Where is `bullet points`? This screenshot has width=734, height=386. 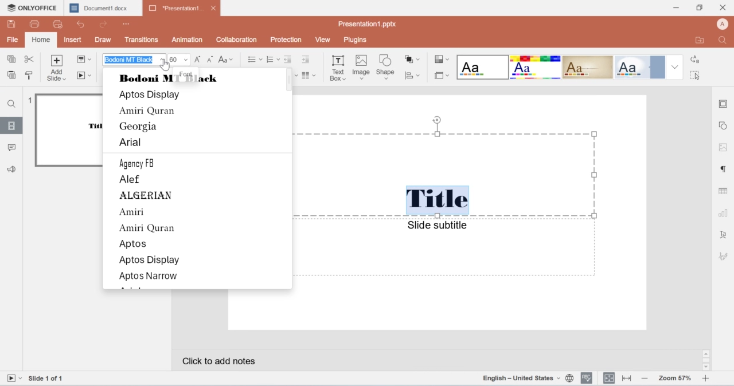
bullet points is located at coordinates (251, 60).